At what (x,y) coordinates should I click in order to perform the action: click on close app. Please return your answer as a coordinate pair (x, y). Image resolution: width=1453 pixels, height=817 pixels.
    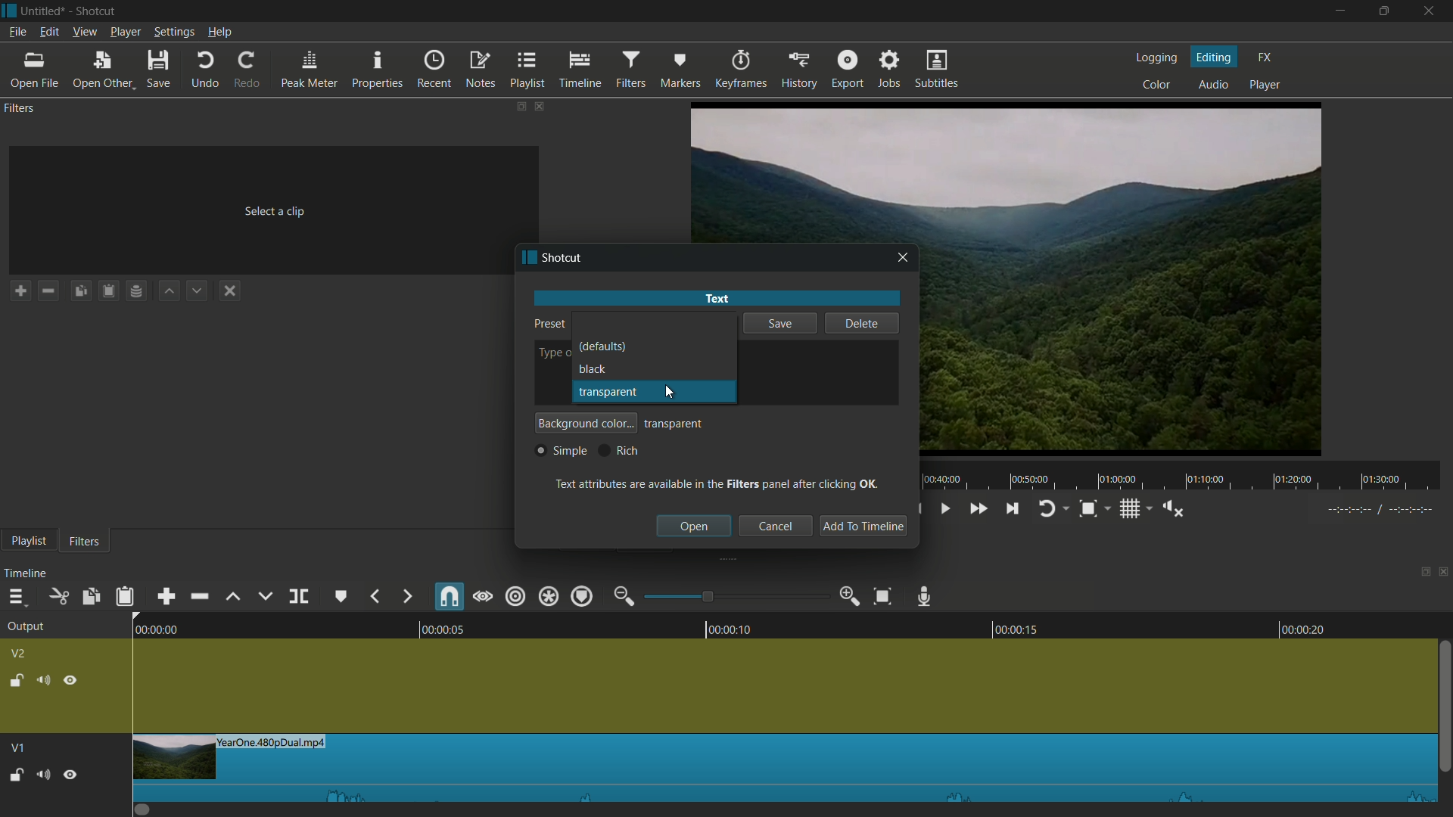
    Looking at the image, I should click on (1431, 11).